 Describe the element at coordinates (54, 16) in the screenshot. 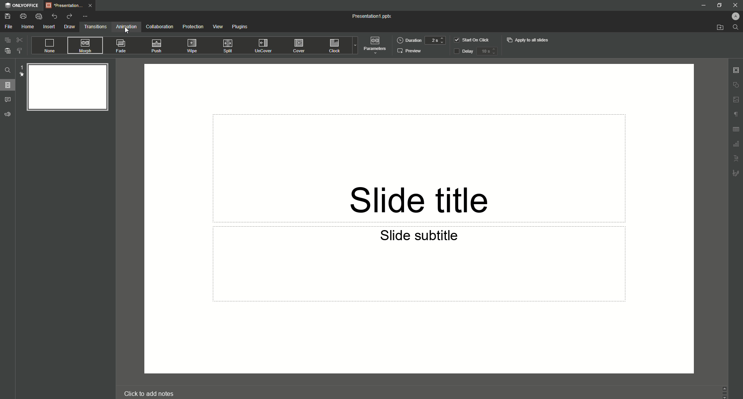

I see `Undo` at that location.